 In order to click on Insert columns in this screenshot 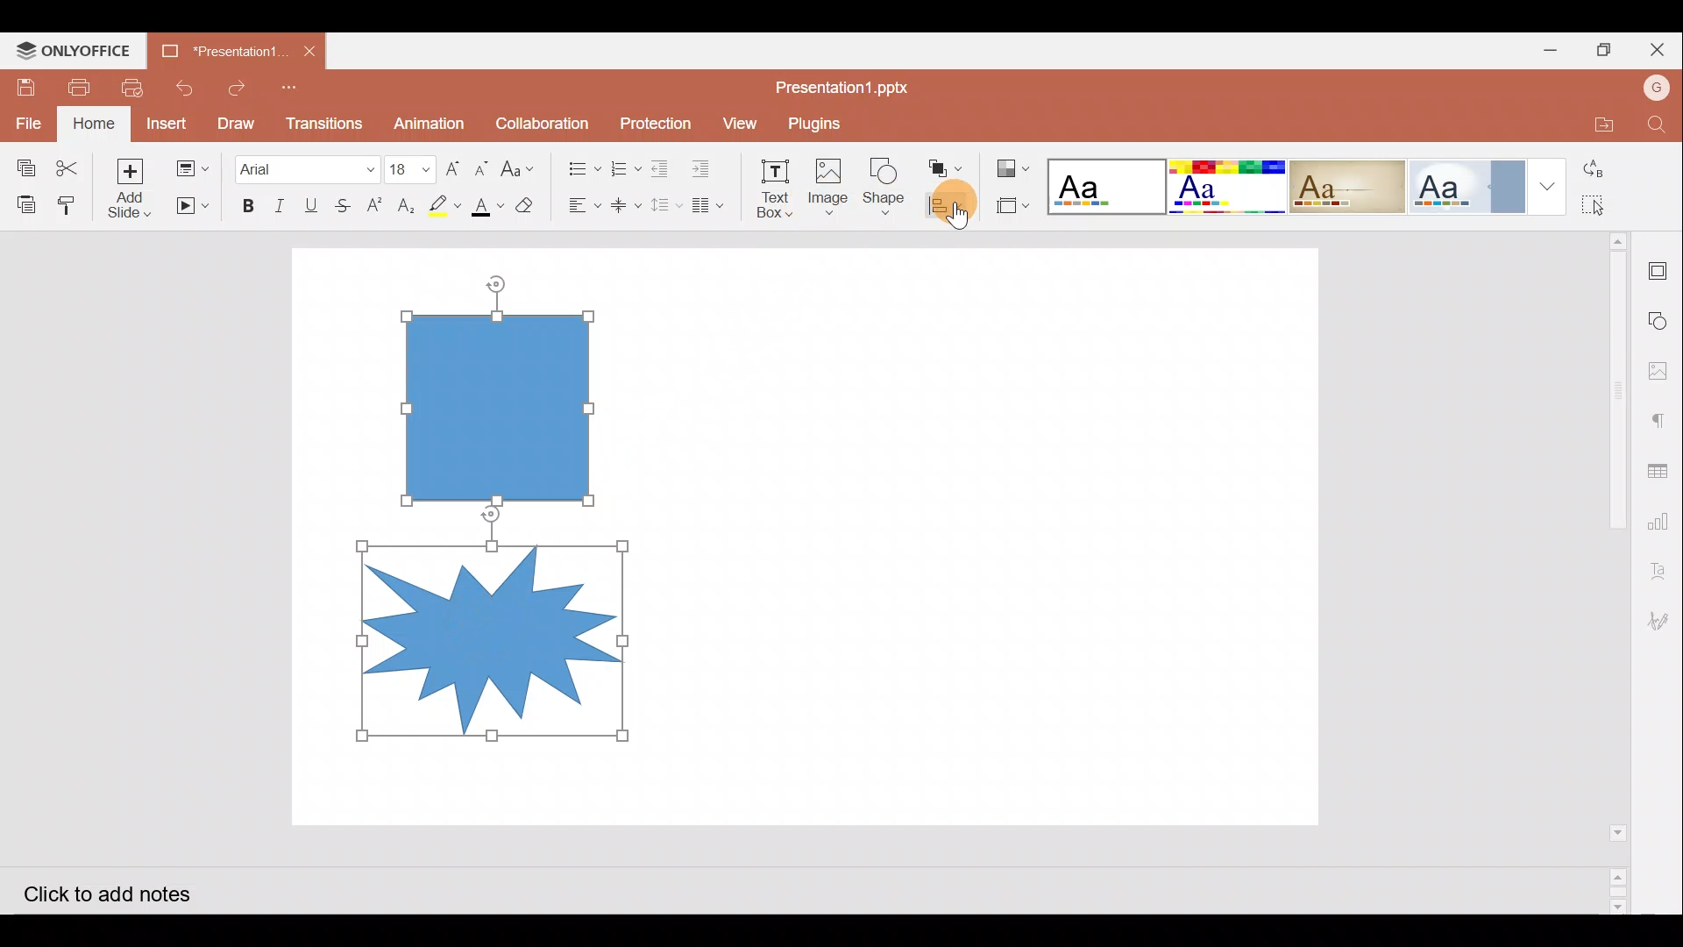, I will do `click(712, 205)`.